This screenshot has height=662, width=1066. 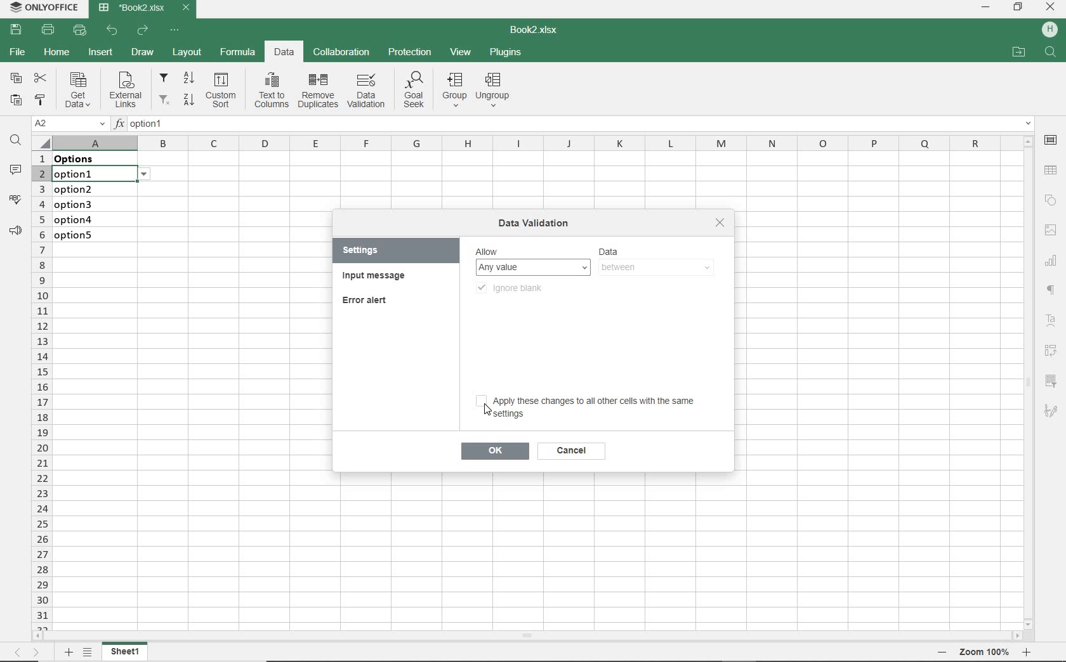 I want to click on TABLE, so click(x=1050, y=171).